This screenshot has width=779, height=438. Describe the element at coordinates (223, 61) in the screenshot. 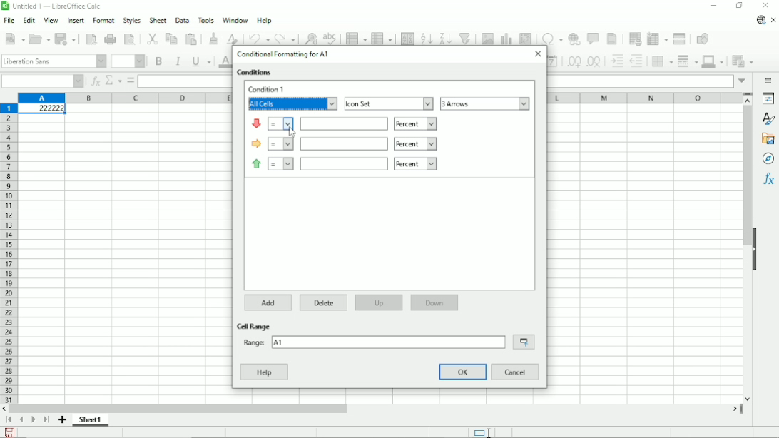

I see `Text color` at that location.